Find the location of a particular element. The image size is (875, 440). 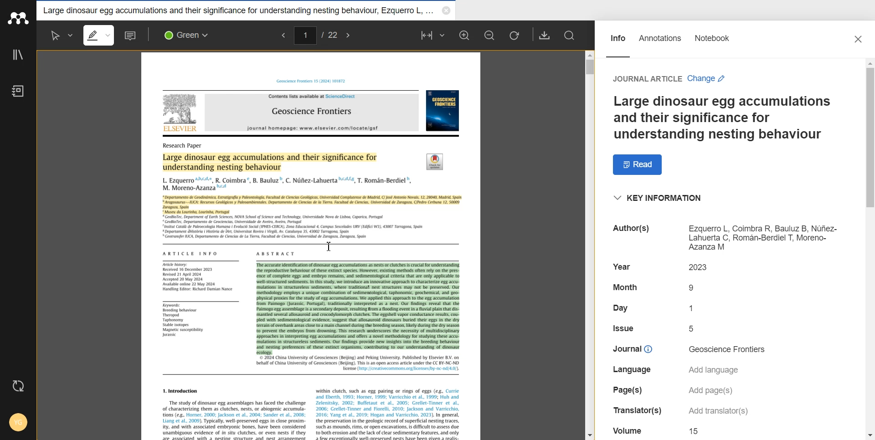

image is located at coordinates (181, 114).